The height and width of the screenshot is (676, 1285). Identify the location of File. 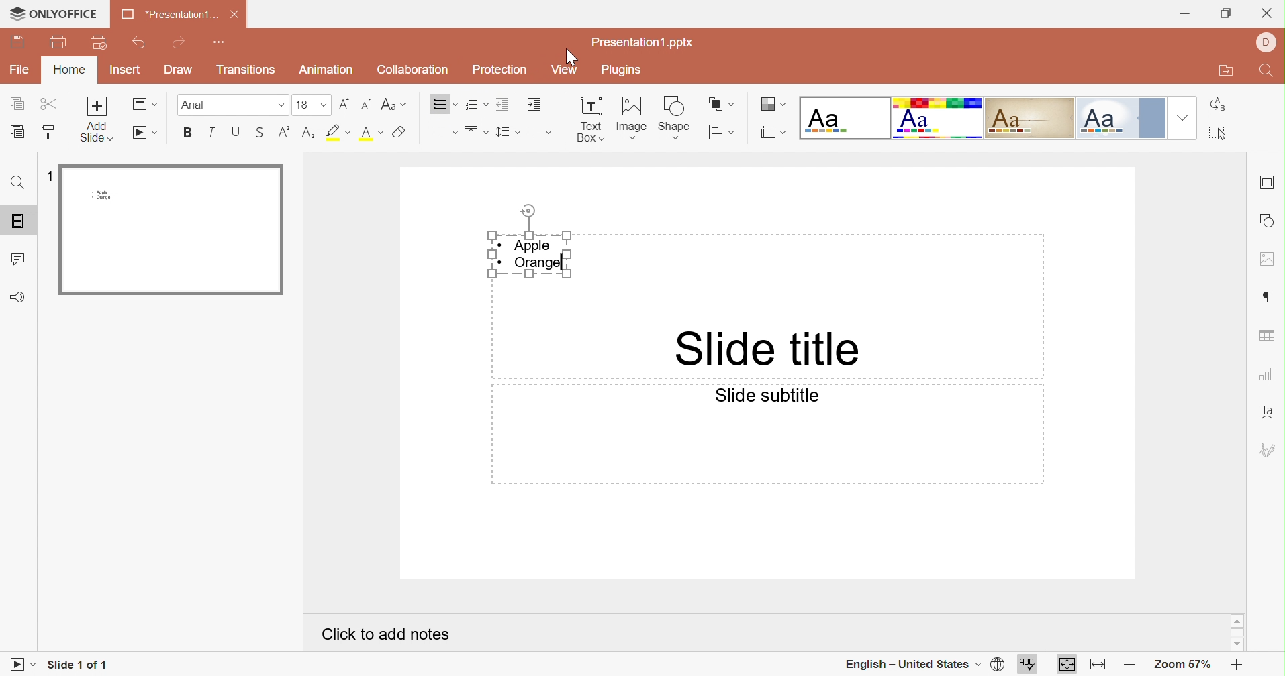
(21, 71).